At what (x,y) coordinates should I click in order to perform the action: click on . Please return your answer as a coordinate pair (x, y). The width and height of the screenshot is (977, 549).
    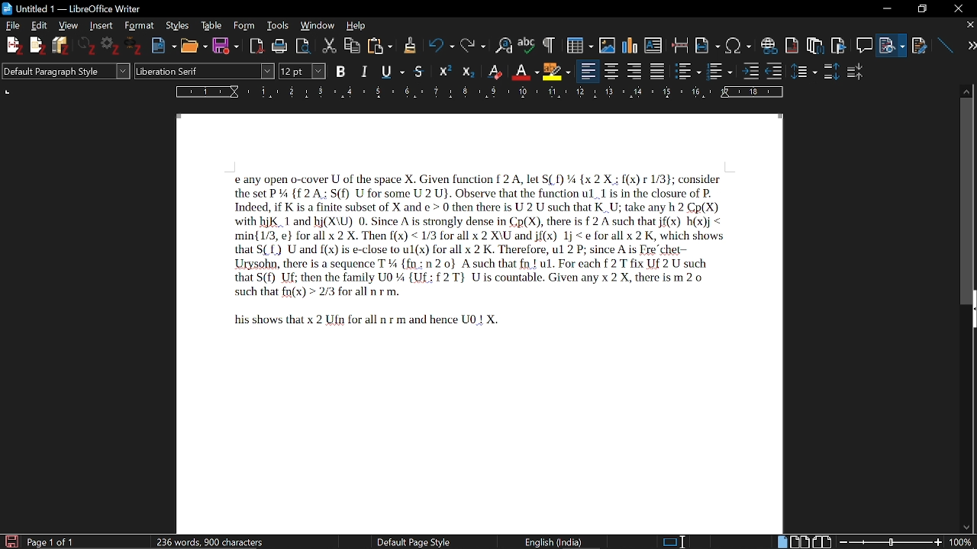
    Looking at the image, I should click on (37, 47).